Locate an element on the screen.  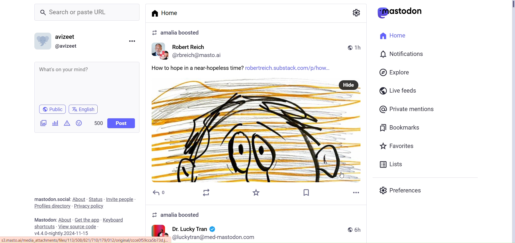
Word Limit is located at coordinates (99, 122).